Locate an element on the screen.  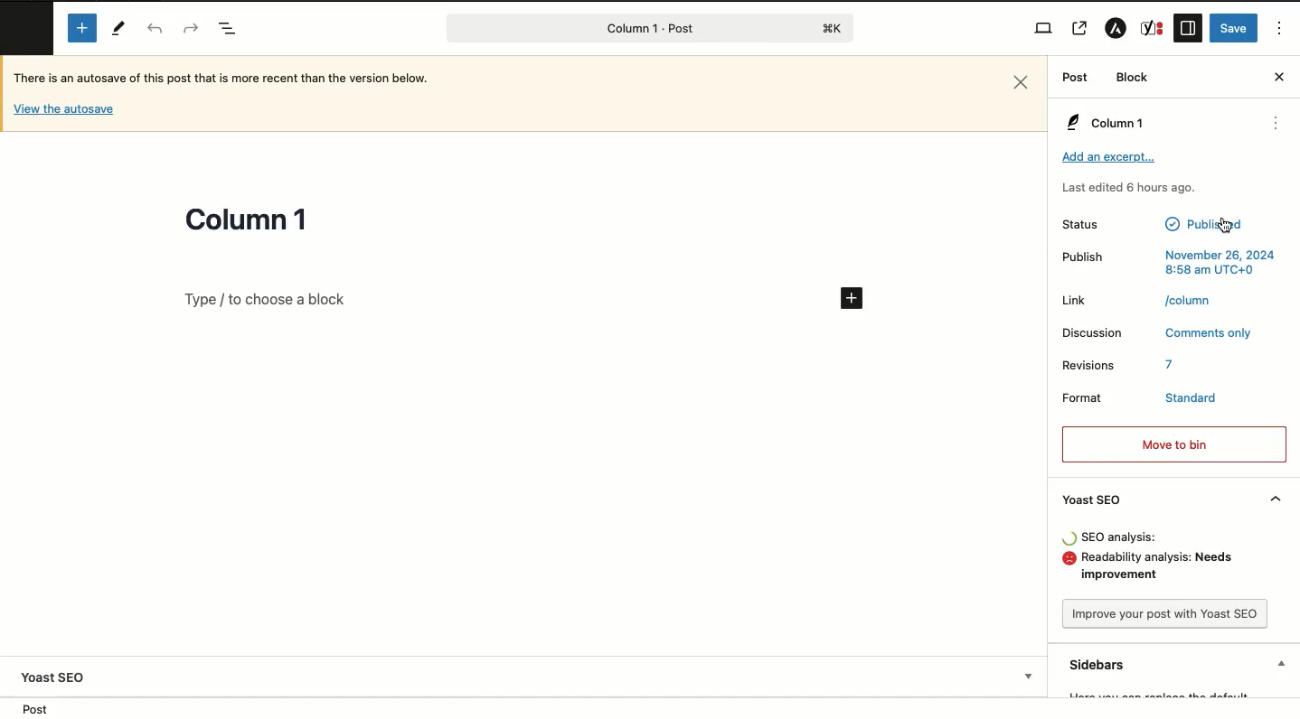
View post is located at coordinates (1080, 30).